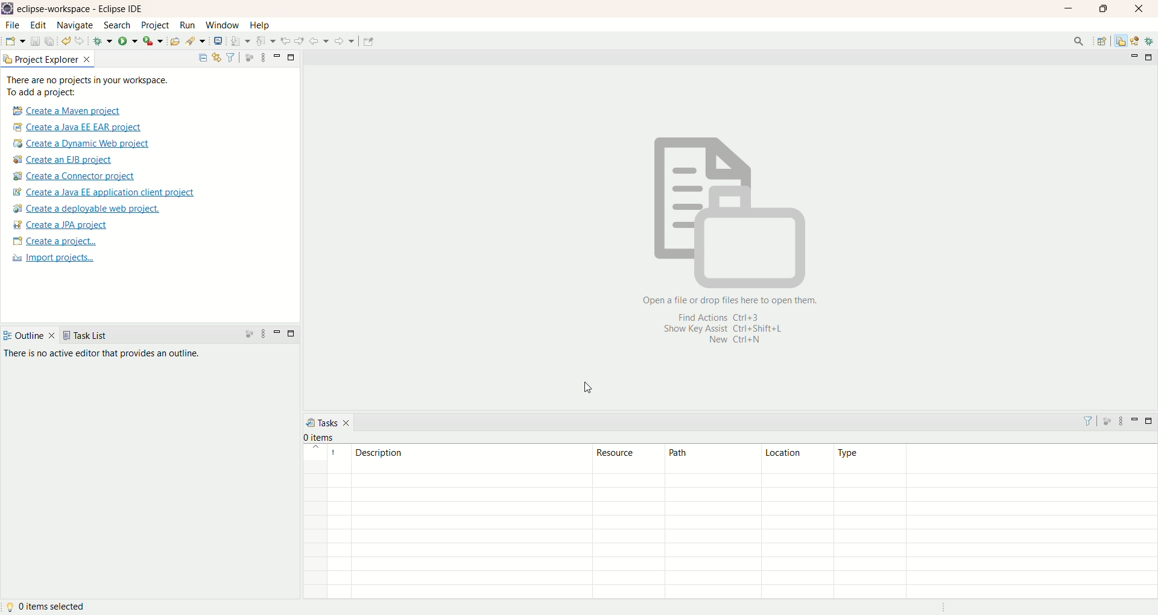 The image size is (1158, 615). What do you see at coordinates (1137, 422) in the screenshot?
I see `minimize` at bounding box center [1137, 422].